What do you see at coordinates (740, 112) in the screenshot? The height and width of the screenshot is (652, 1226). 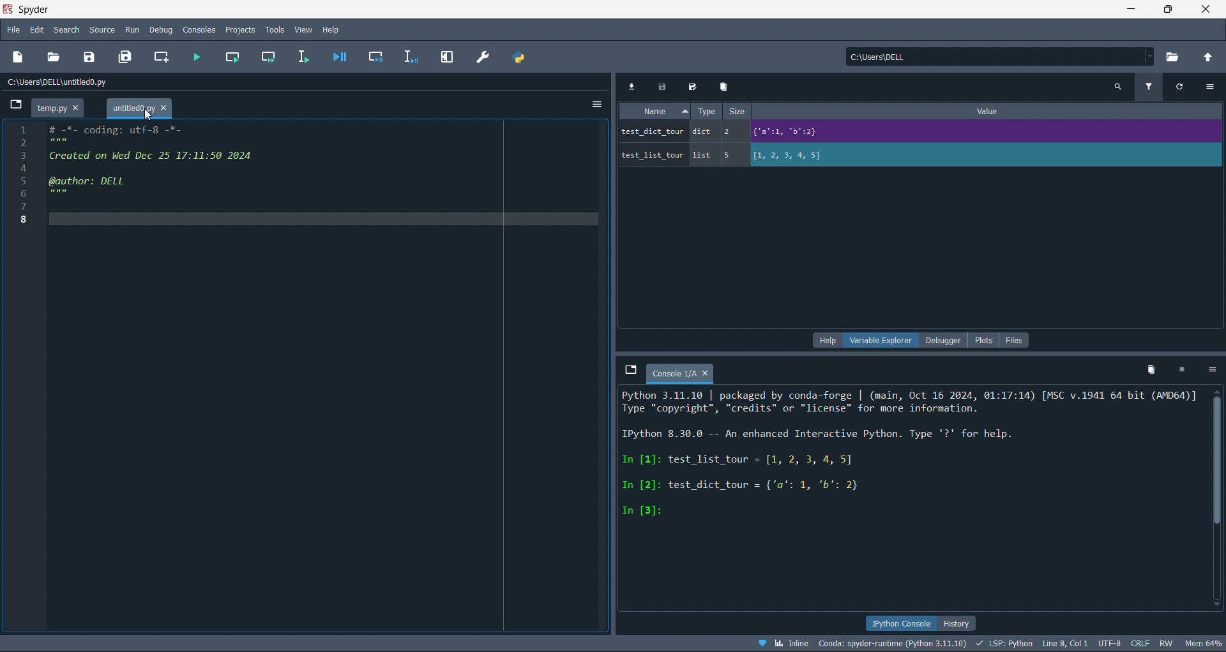 I see `size` at bounding box center [740, 112].